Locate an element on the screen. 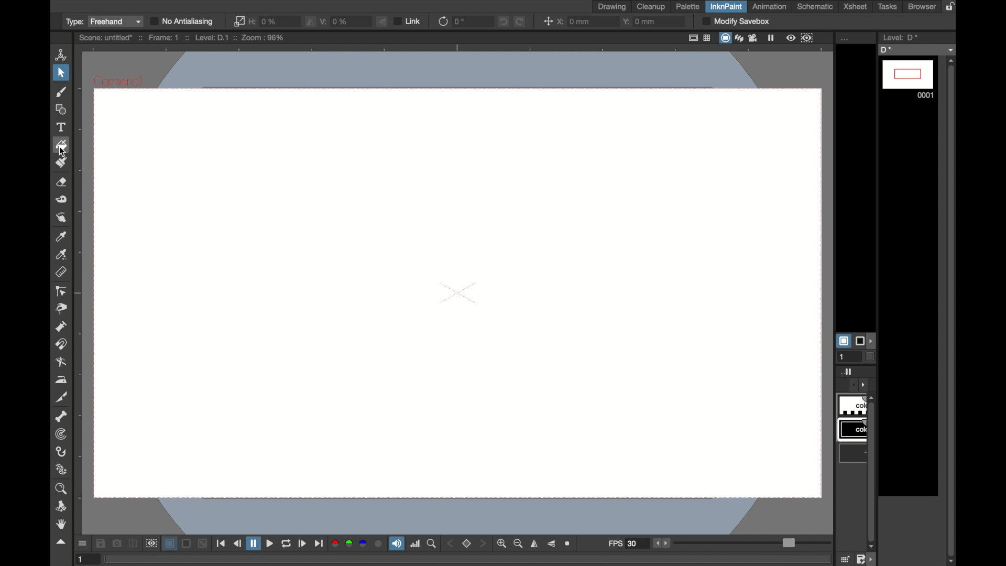 The width and height of the screenshot is (1006, 566). paint brush tool is located at coordinates (60, 92).